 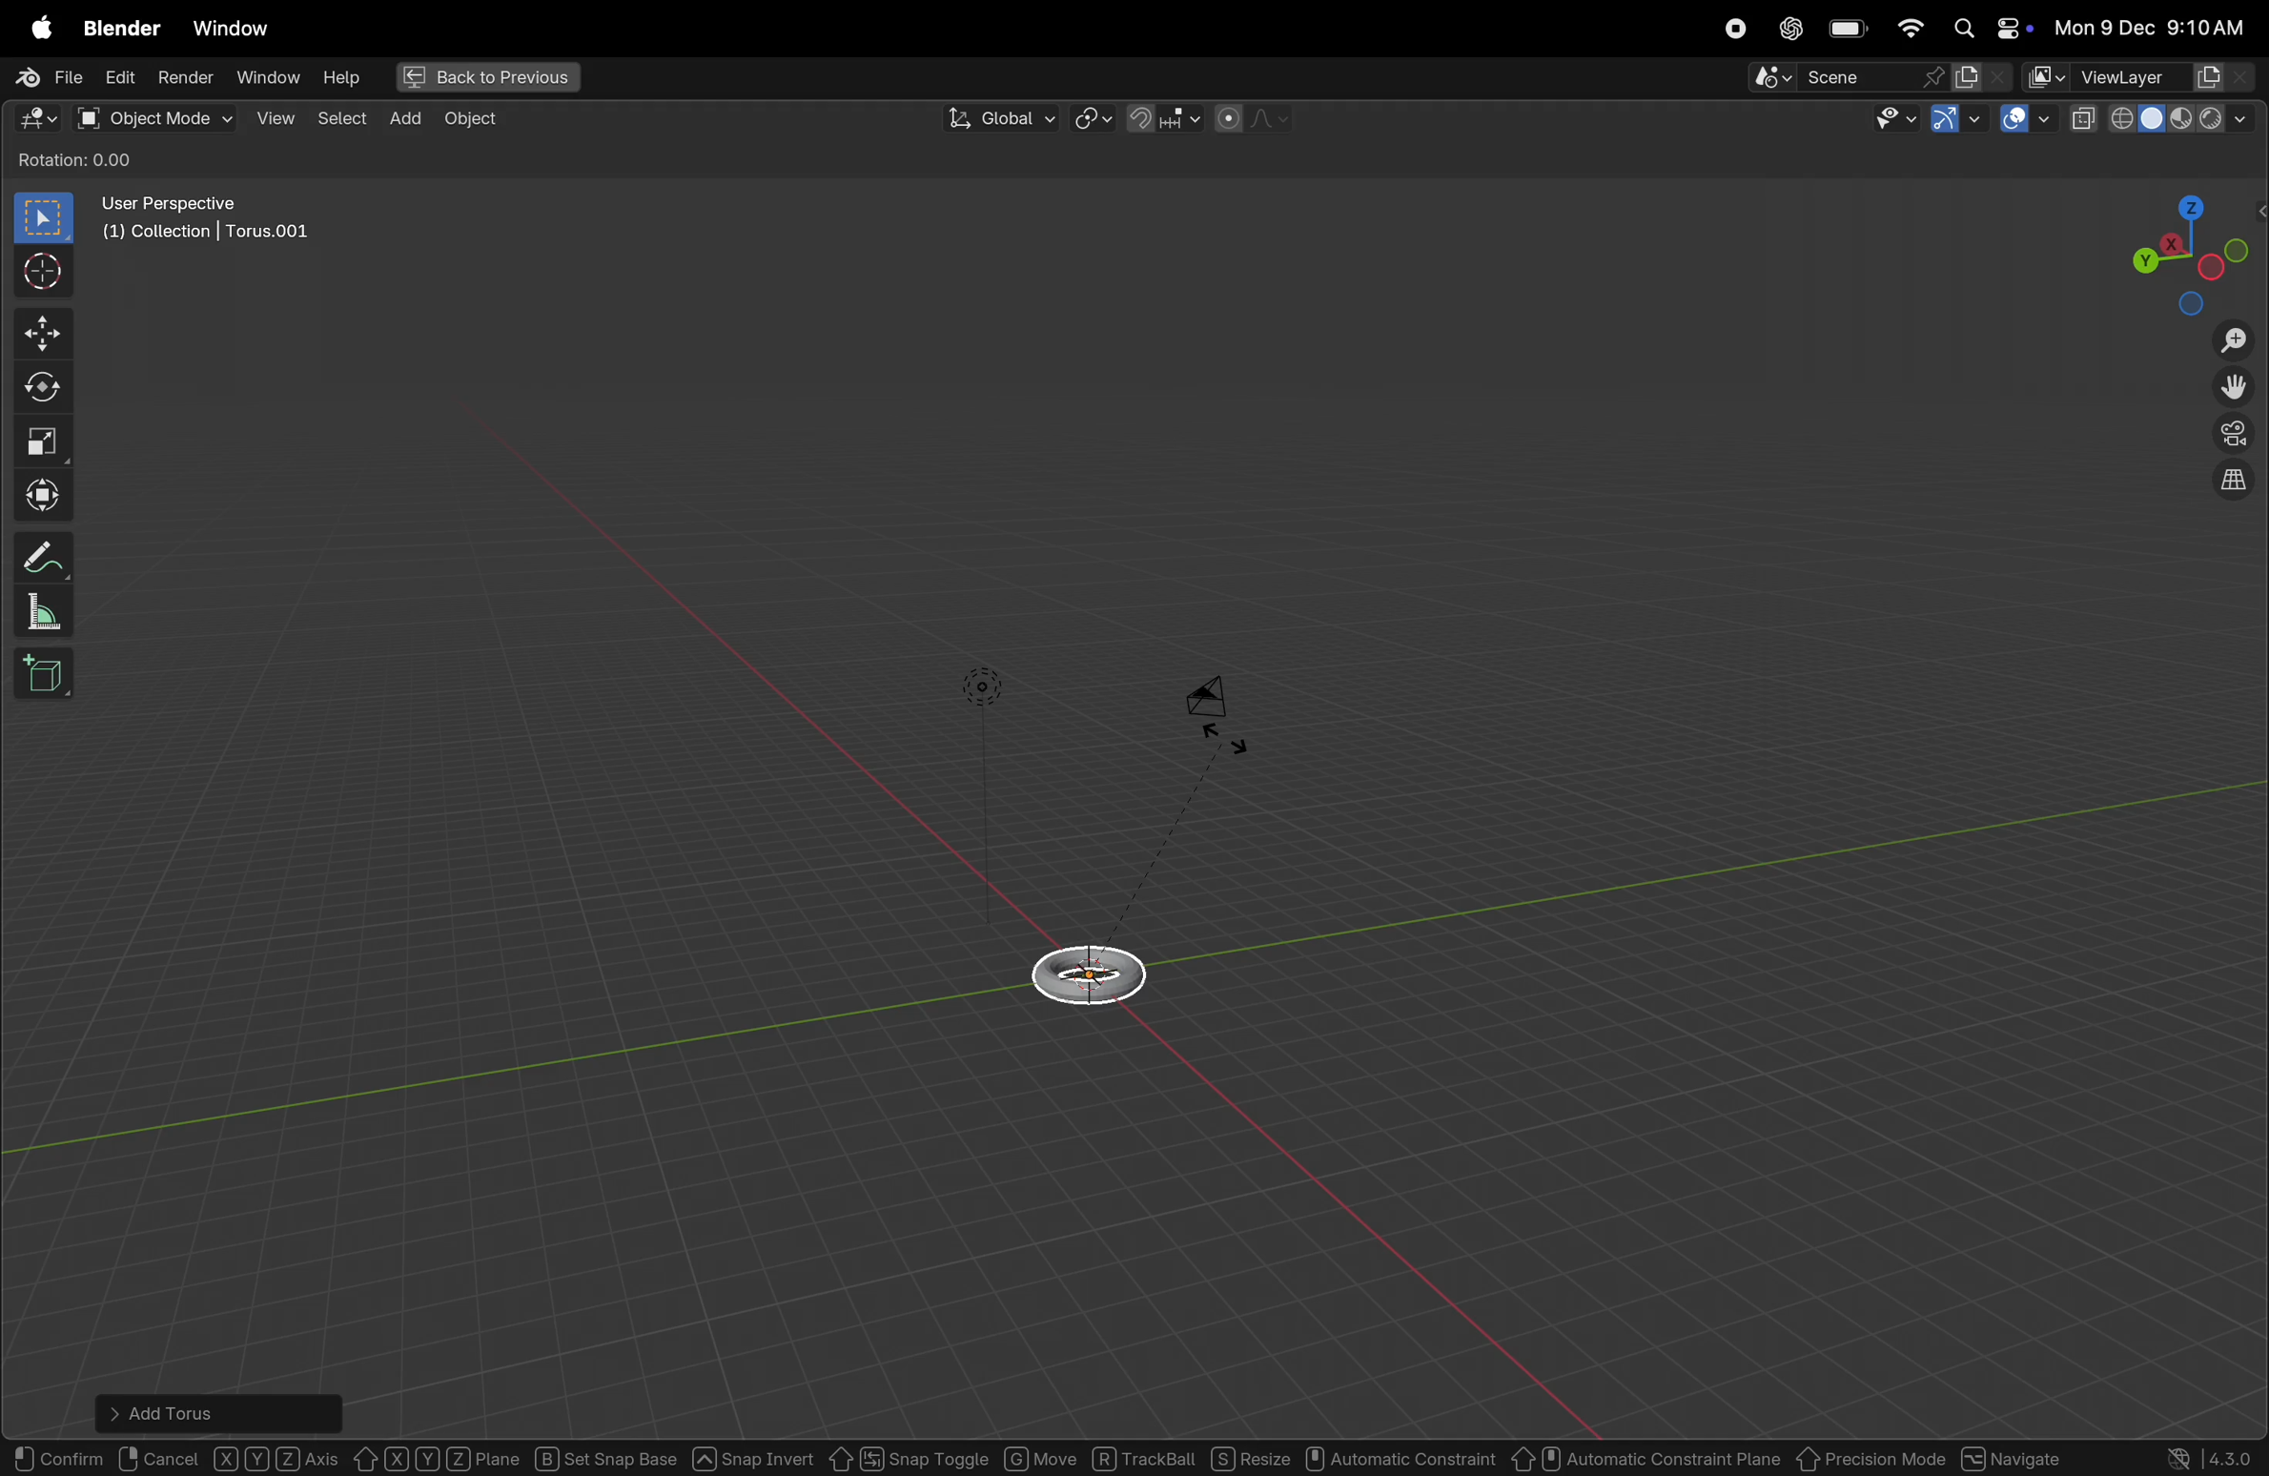 I want to click on rotate , so click(x=49, y=383).